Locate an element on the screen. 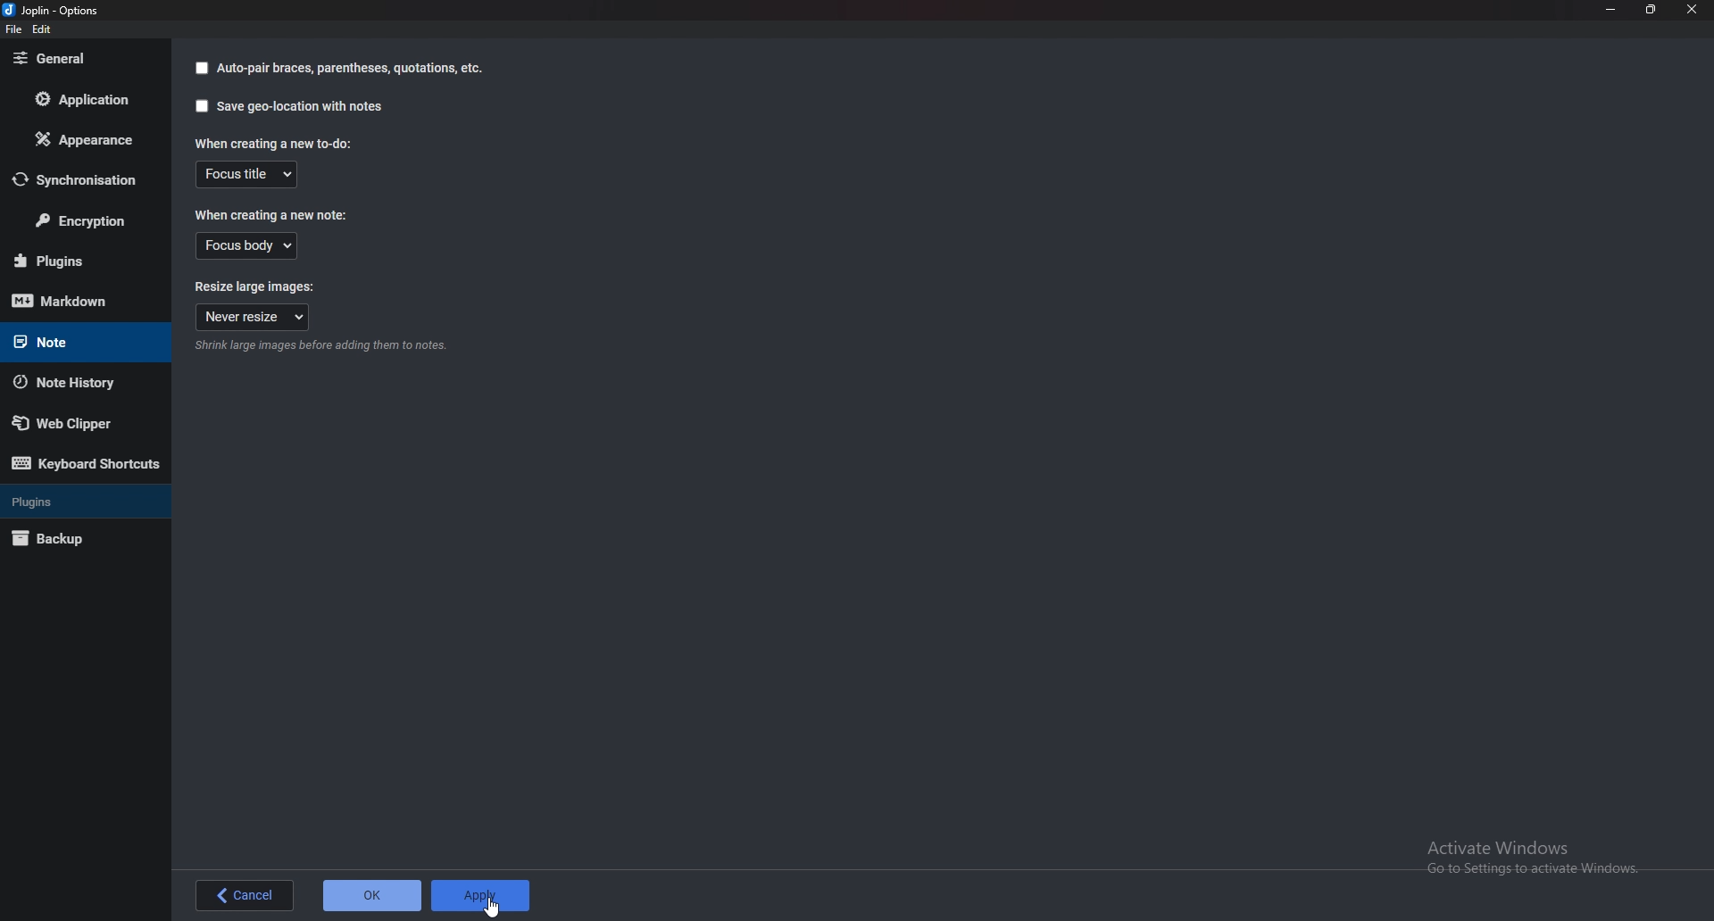  general is located at coordinates (79, 57).